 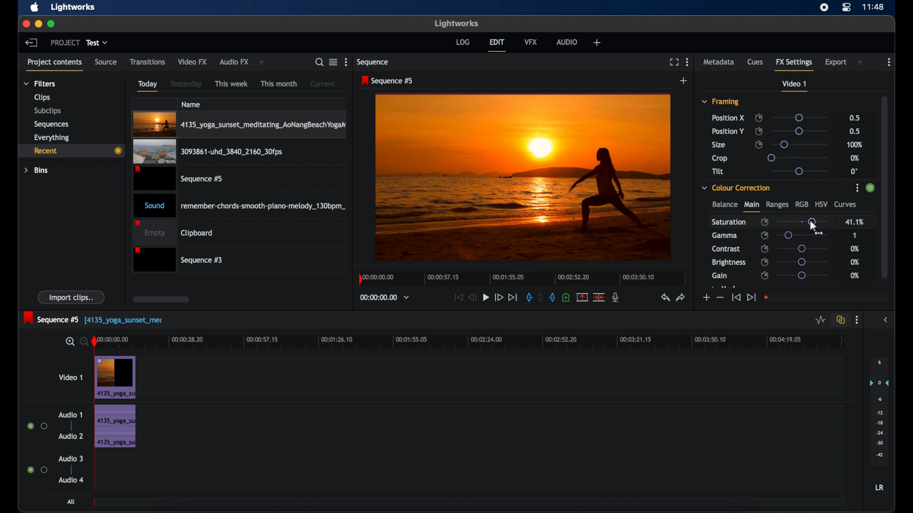 What do you see at coordinates (39, 84) in the screenshot?
I see `filters` at bounding box center [39, 84].